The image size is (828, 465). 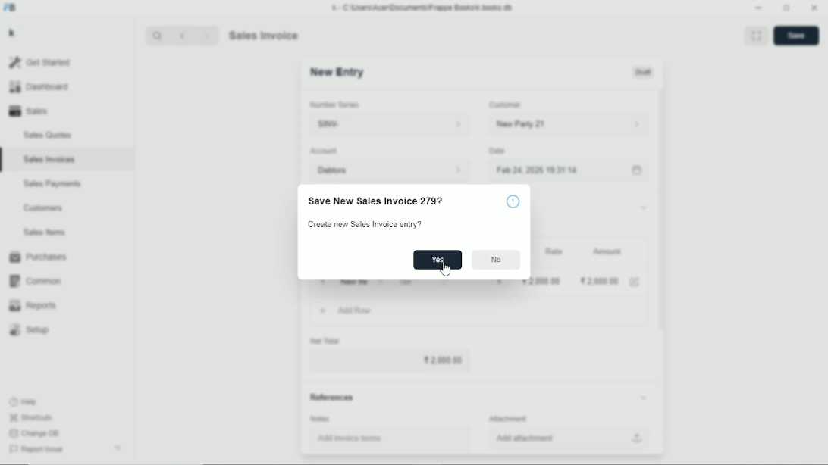 What do you see at coordinates (663, 214) in the screenshot?
I see `Vertical scrollbar` at bounding box center [663, 214].